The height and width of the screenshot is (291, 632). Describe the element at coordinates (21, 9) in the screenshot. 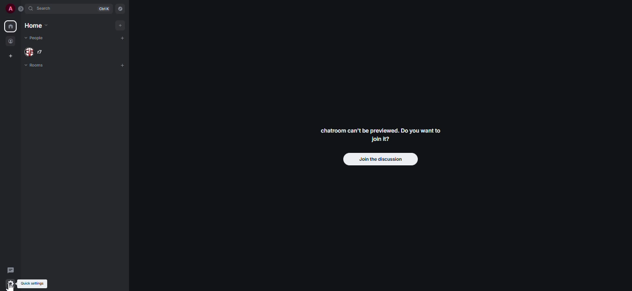

I see `expand` at that location.